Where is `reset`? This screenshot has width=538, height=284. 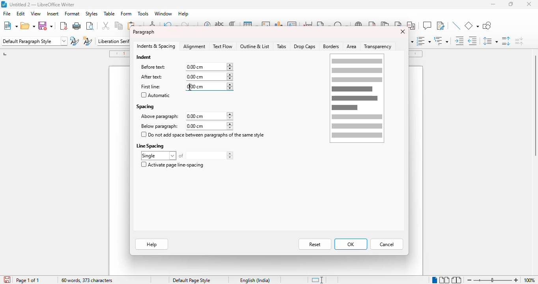 reset is located at coordinates (315, 245).